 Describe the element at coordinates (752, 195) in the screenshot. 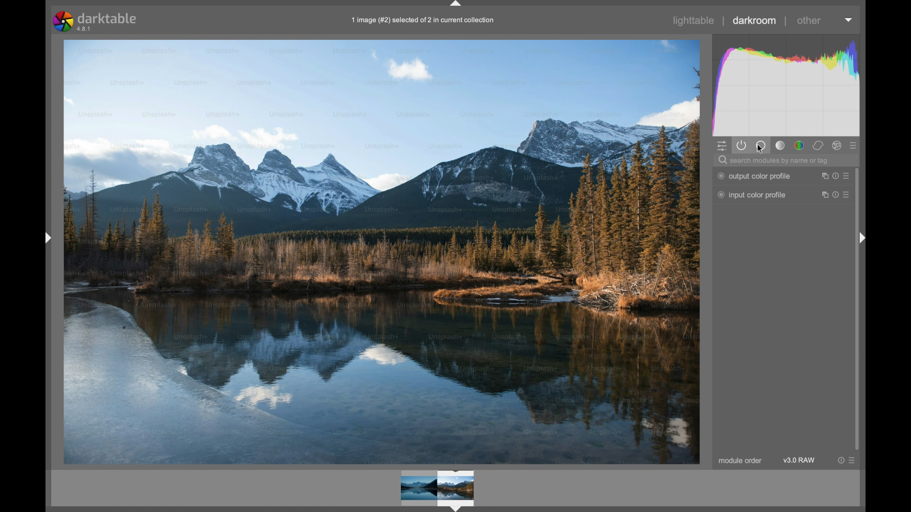

I see `input color profile` at that location.